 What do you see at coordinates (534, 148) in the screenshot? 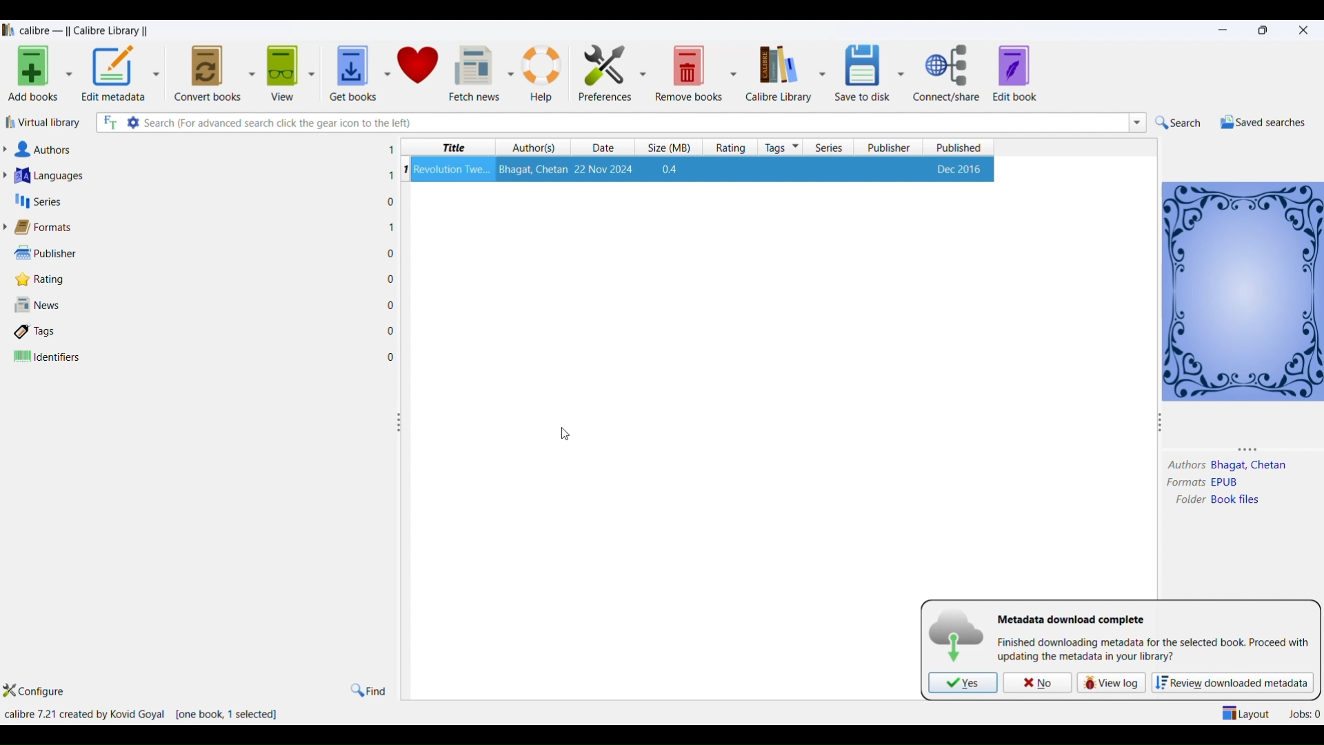
I see `authors` at bounding box center [534, 148].